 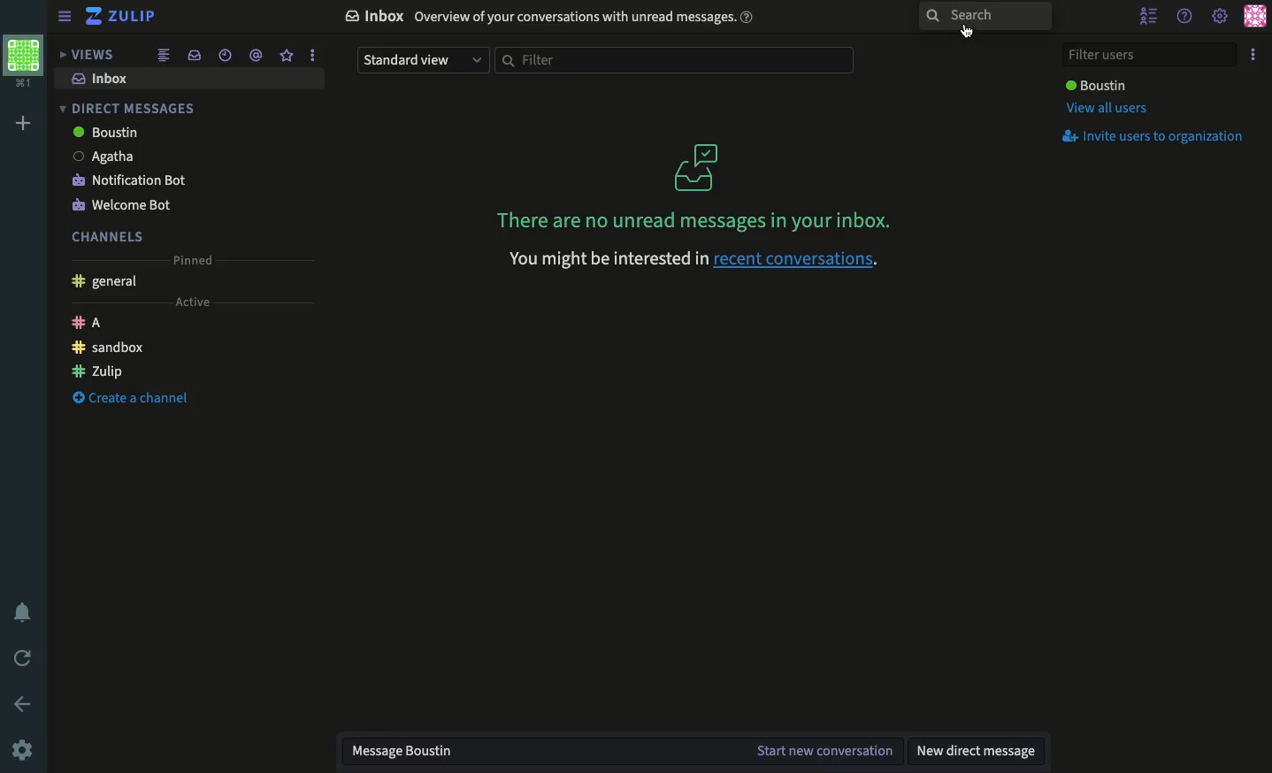 I want to click on Search, so click(x=985, y=17).